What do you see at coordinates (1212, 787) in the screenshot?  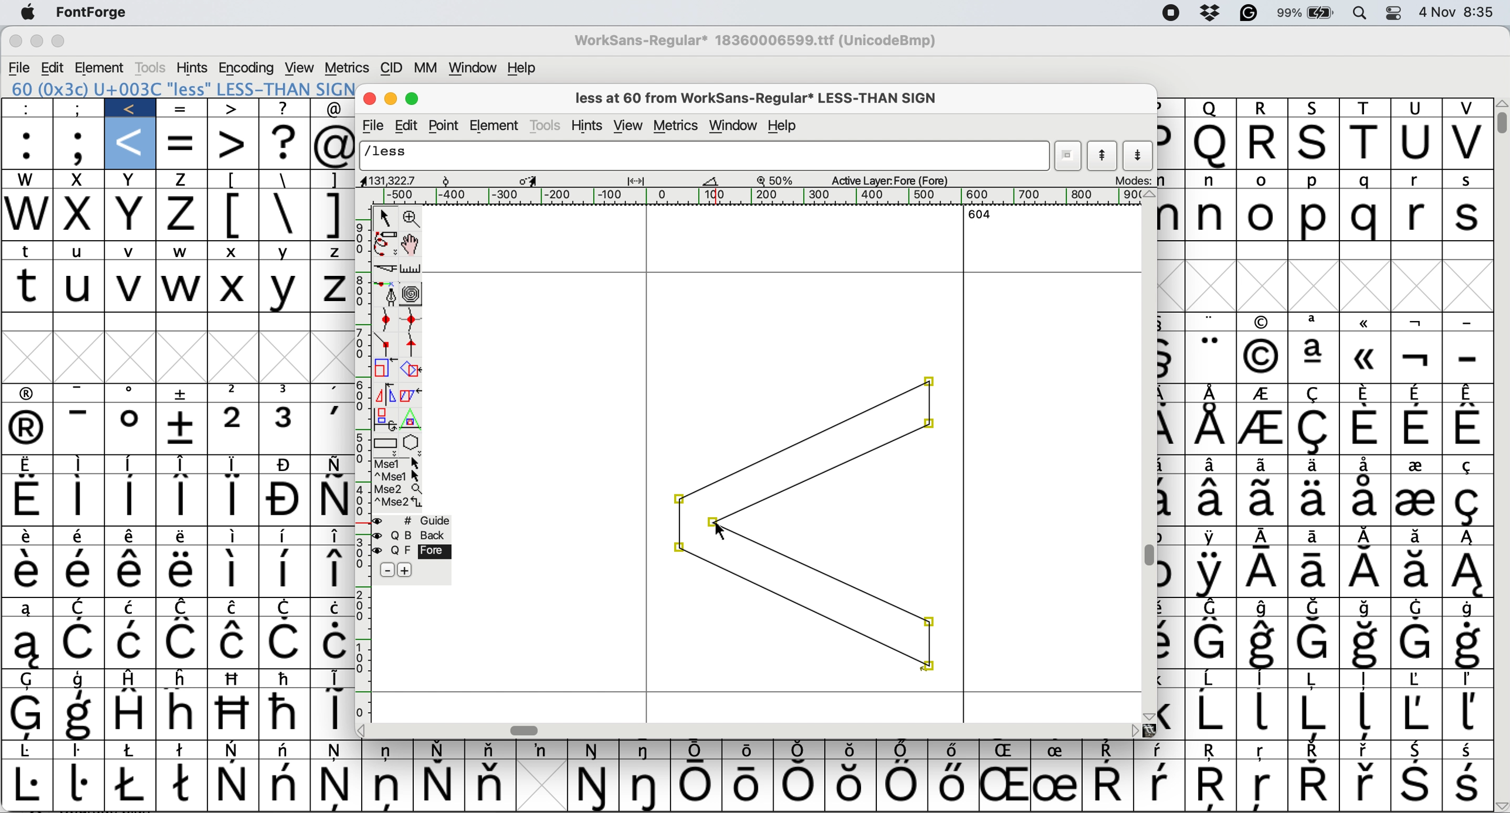 I see `Symbol` at bounding box center [1212, 787].